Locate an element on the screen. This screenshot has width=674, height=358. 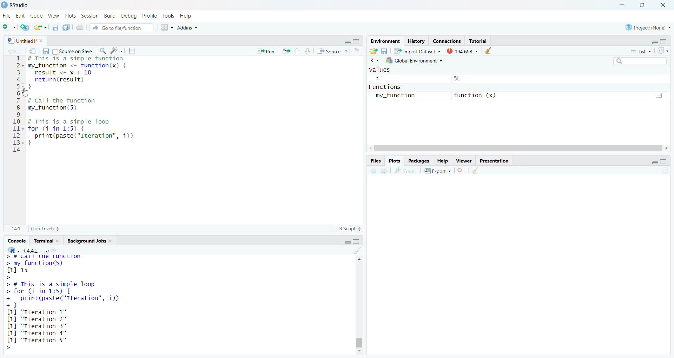
R 4.4.2 . ~/ is located at coordinates (36, 250).